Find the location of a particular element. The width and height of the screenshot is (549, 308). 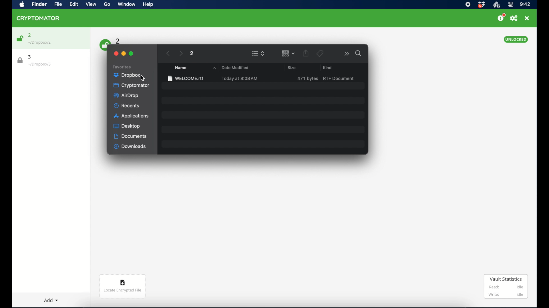

support us is located at coordinates (501, 17).